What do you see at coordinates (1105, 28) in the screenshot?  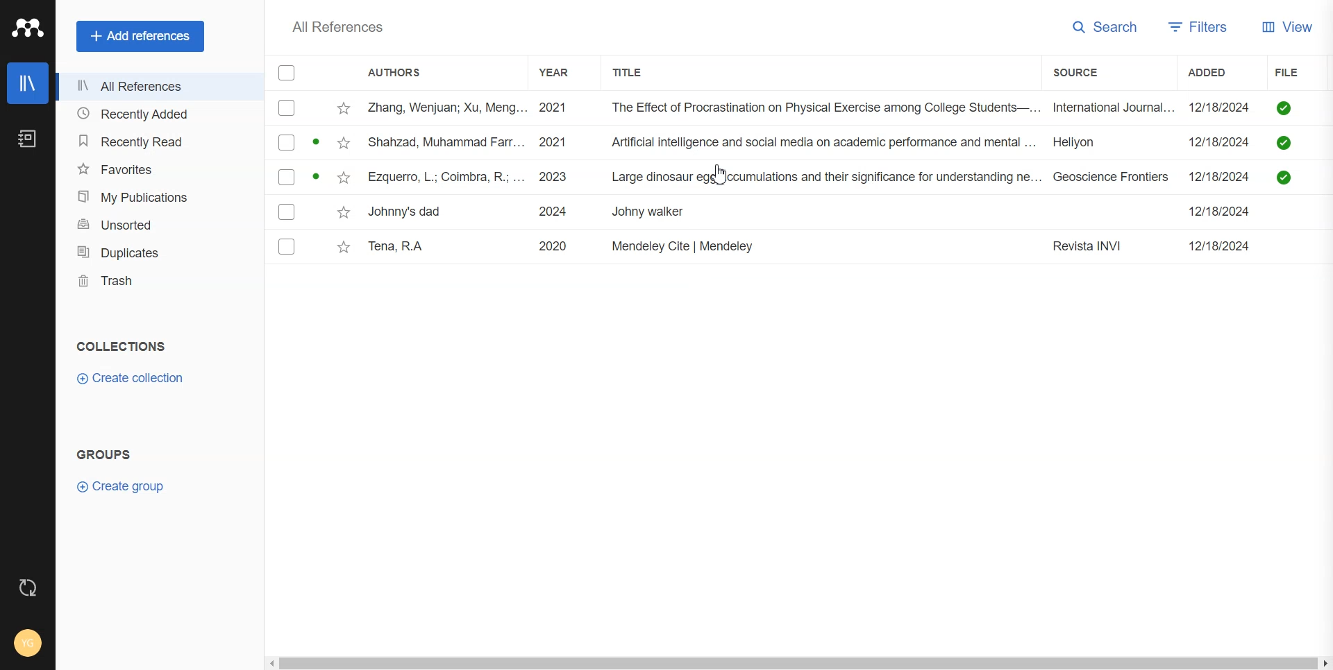 I see `Search ` at bounding box center [1105, 28].